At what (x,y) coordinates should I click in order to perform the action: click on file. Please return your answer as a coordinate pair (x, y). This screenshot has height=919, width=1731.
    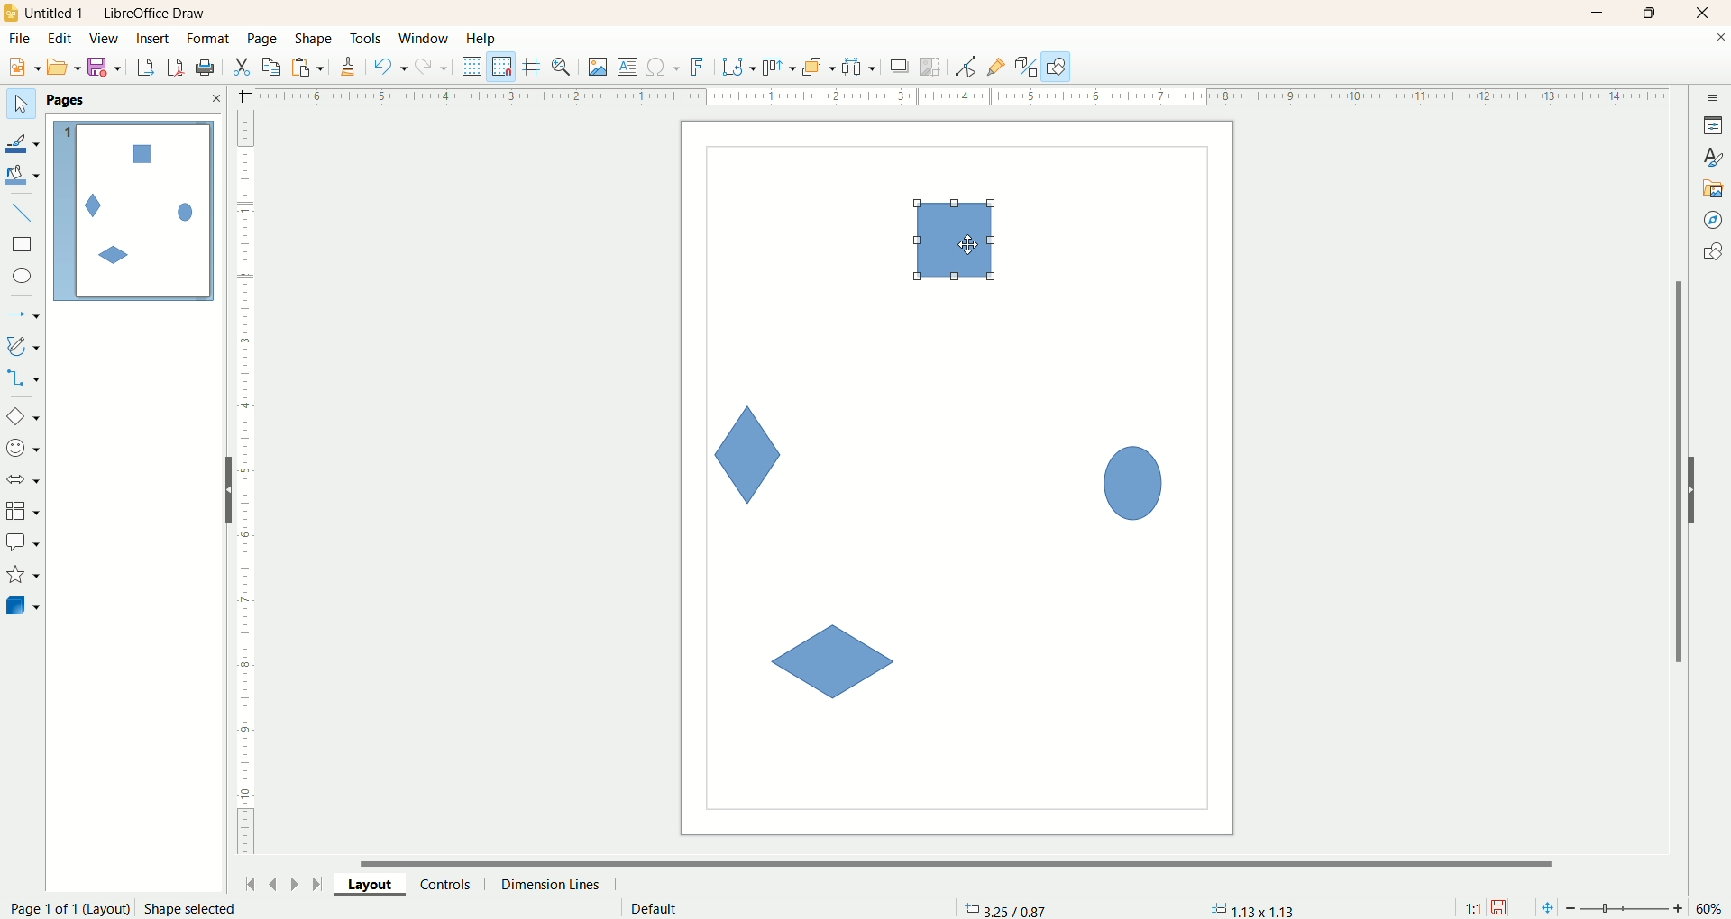
    Looking at the image, I should click on (23, 39).